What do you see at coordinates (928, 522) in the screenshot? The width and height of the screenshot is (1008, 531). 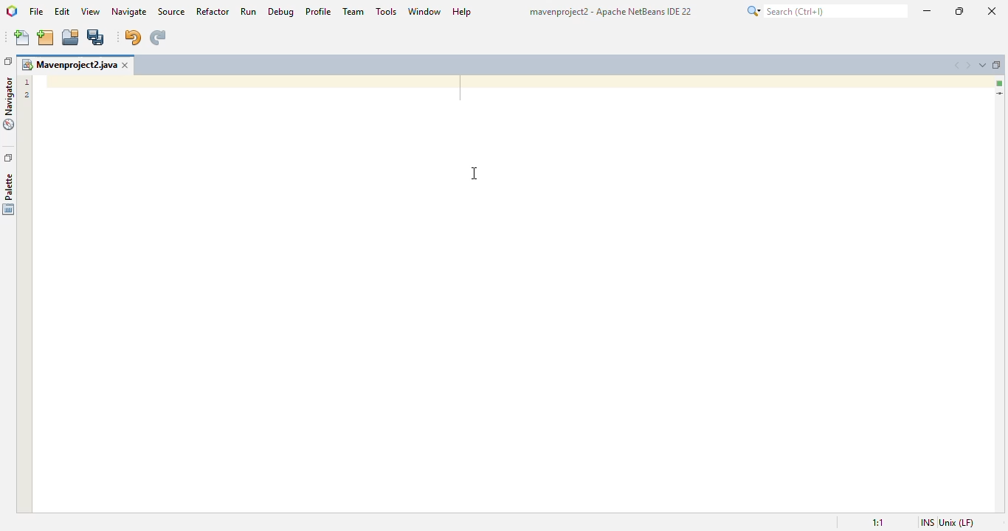 I see `insert mode` at bounding box center [928, 522].